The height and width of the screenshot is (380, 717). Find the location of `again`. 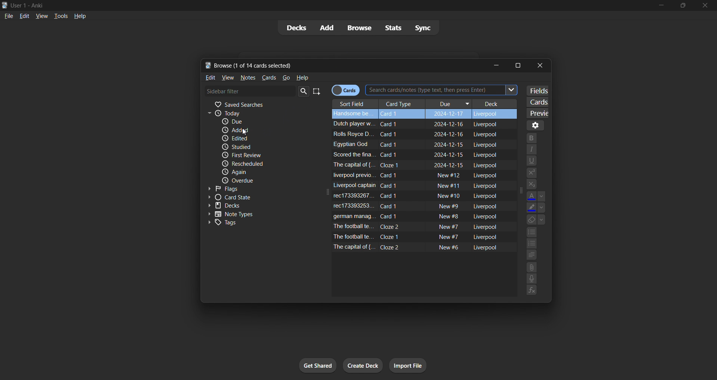

again is located at coordinates (266, 172).